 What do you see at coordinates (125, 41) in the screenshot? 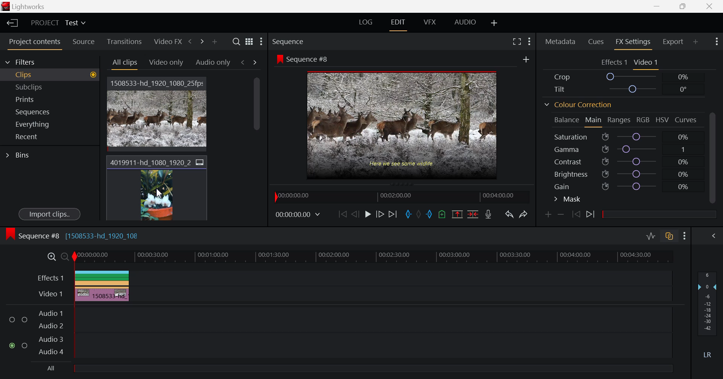
I see `Transitions` at bounding box center [125, 41].